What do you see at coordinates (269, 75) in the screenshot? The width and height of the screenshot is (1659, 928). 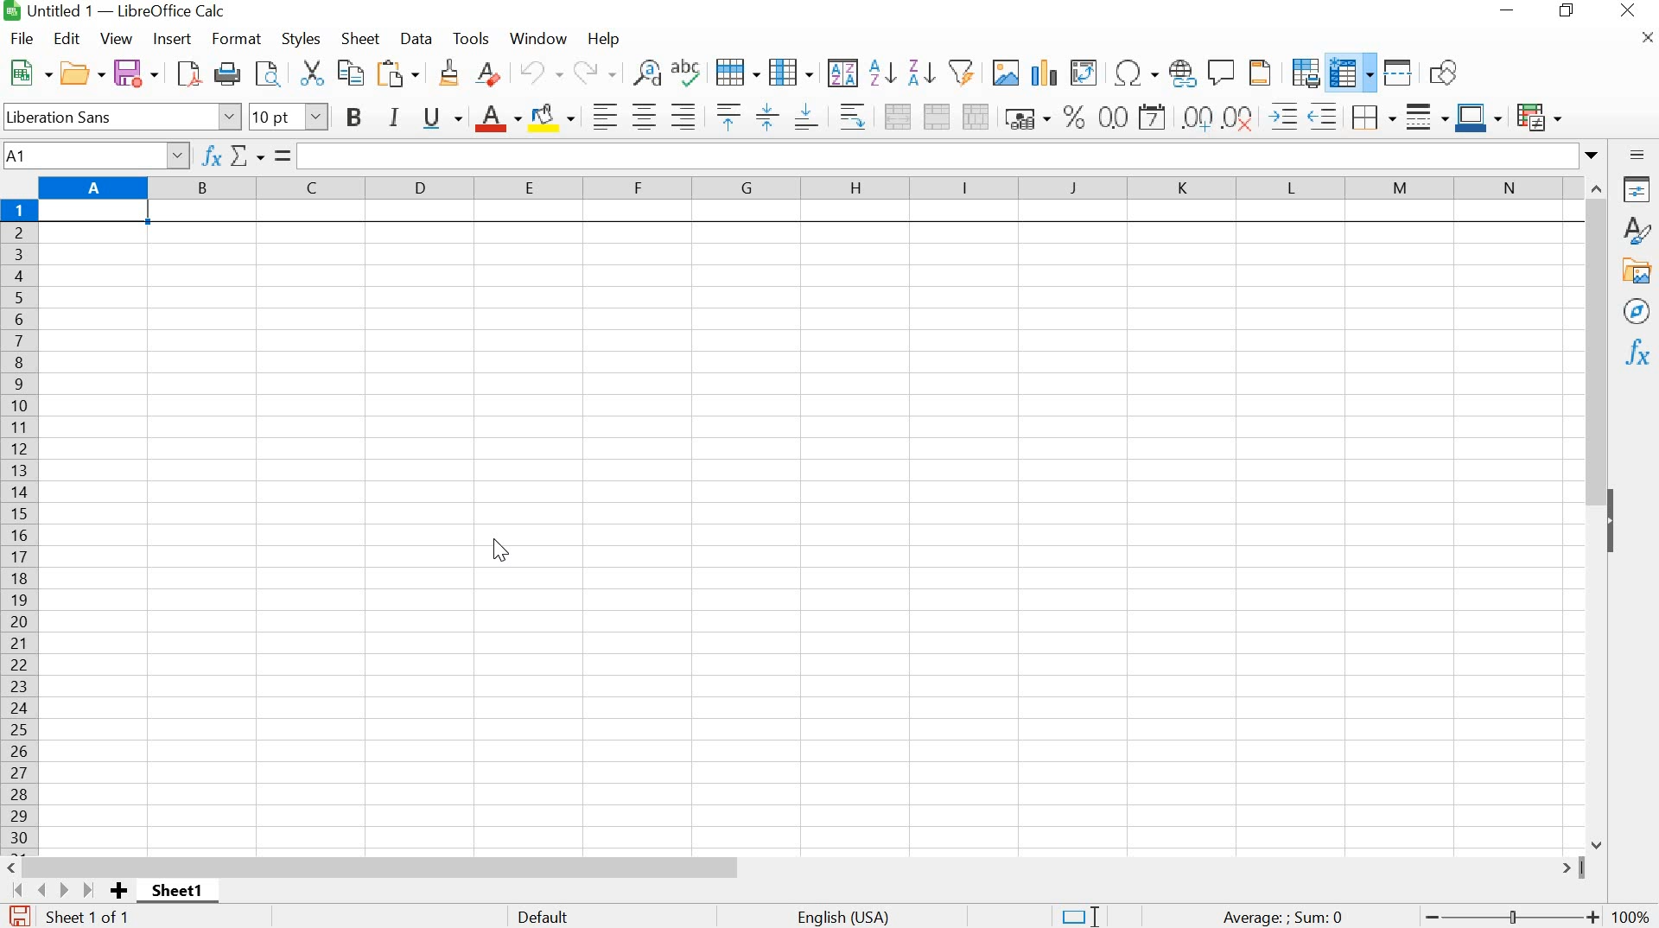 I see `FIND` at bounding box center [269, 75].